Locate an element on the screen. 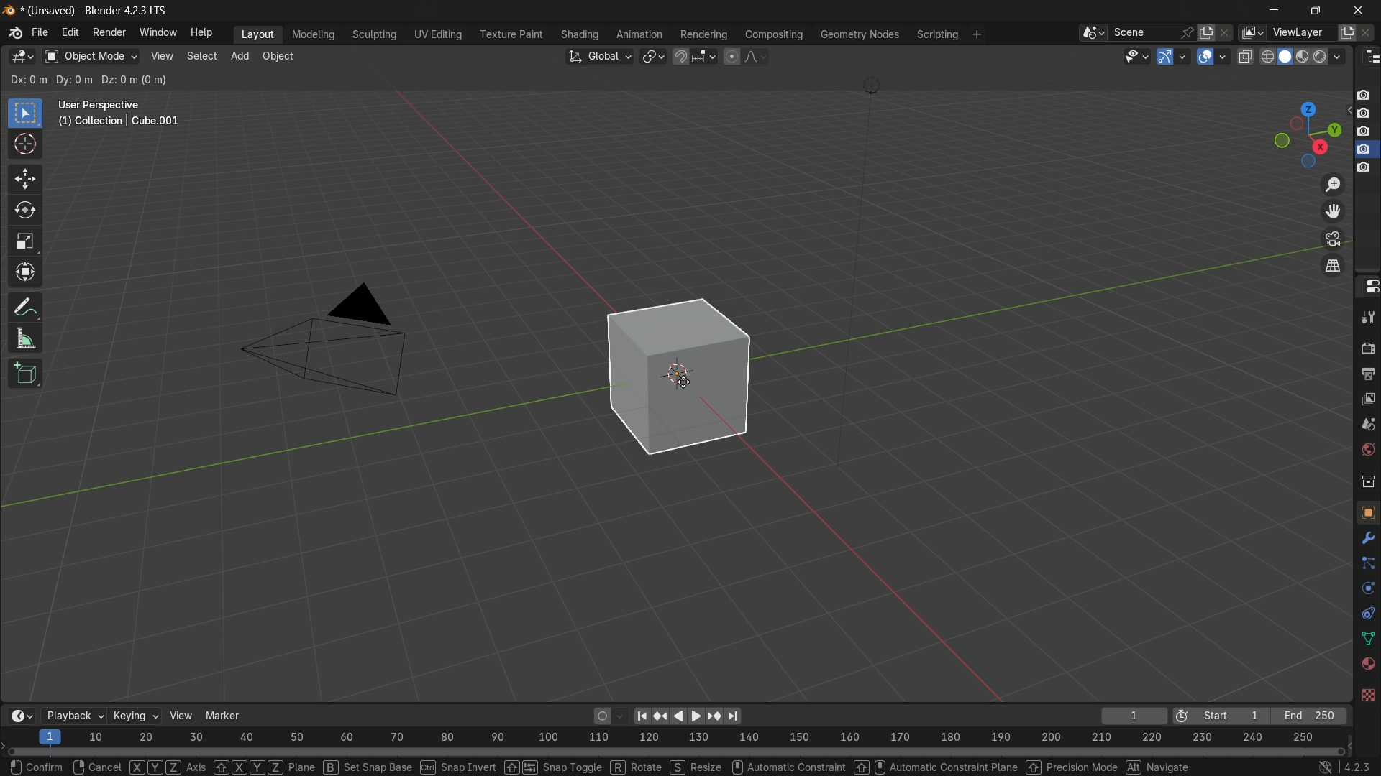 The width and height of the screenshot is (1381, 776). move is located at coordinates (24, 177).